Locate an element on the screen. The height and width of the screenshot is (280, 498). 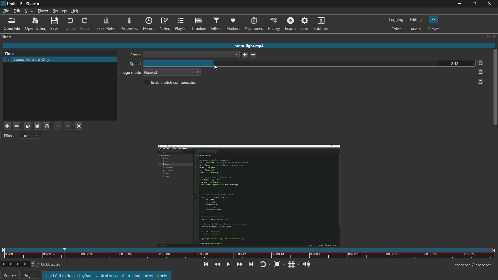
Timecodes is located at coordinates (468, 264).